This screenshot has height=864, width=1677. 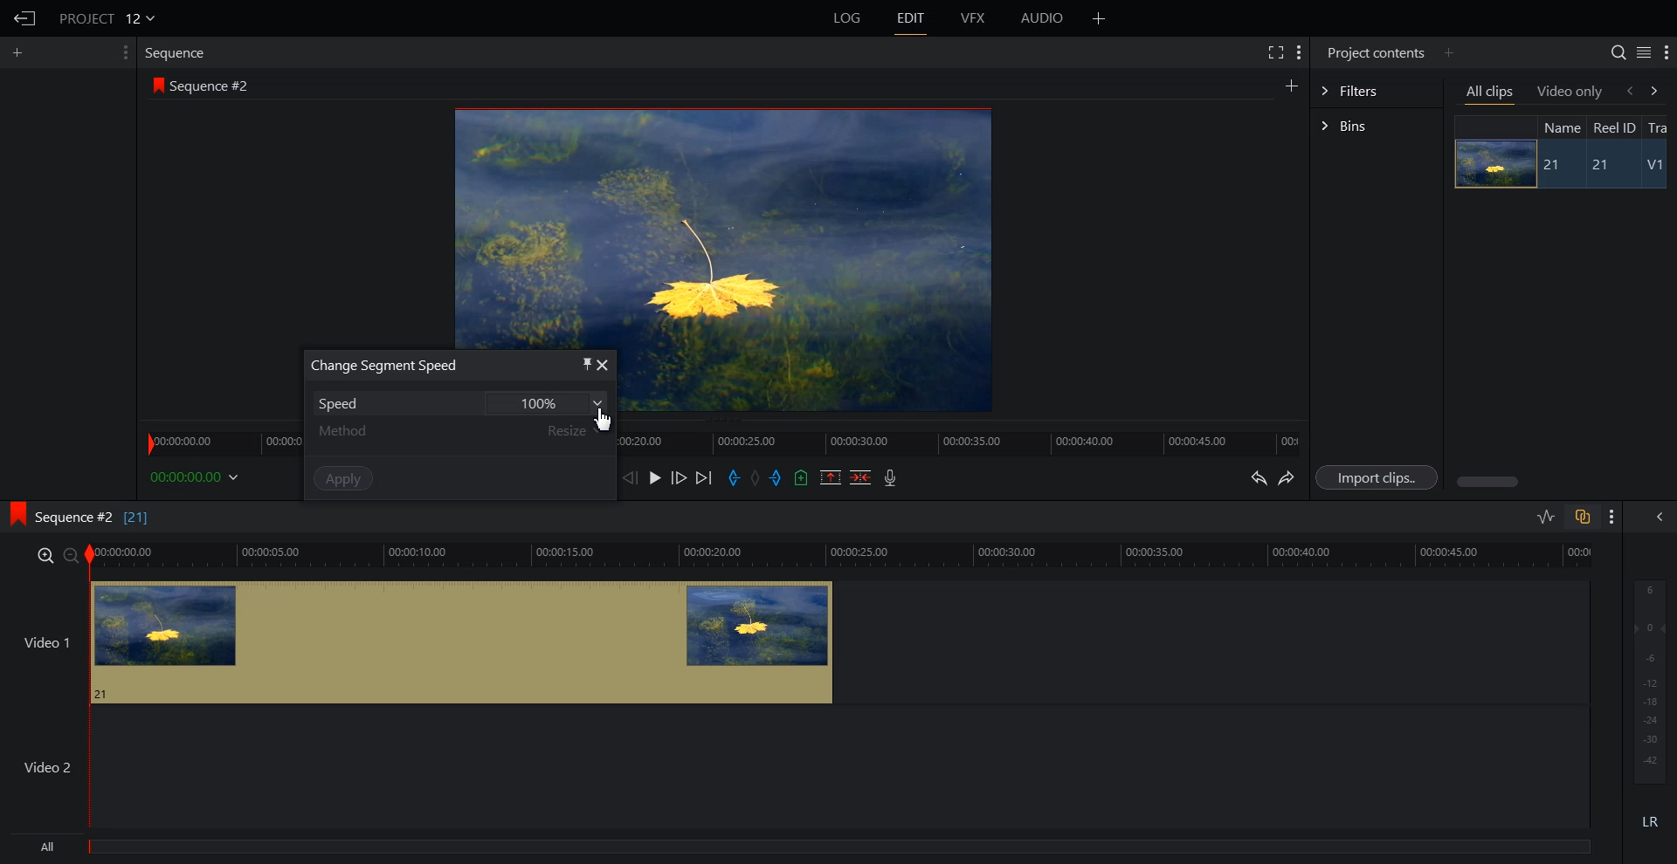 I want to click on Project contents, so click(x=1374, y=51).